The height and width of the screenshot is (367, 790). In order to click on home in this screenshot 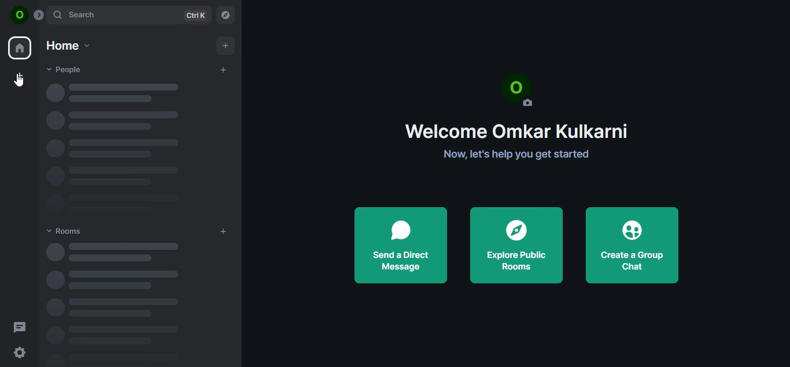, I will do `click(21, 48)`.